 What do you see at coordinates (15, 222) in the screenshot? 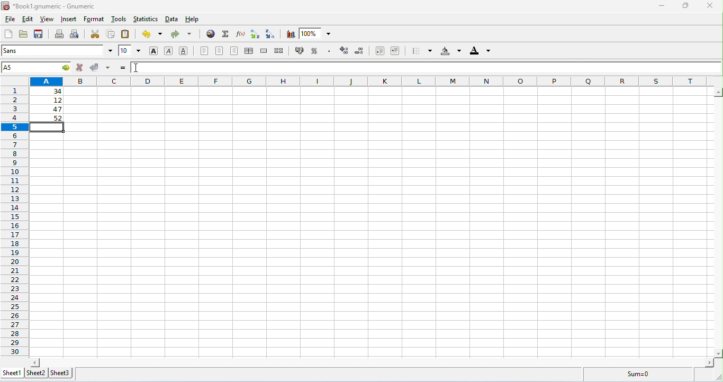
I see `row numbers` at bounding box center [15, 222].